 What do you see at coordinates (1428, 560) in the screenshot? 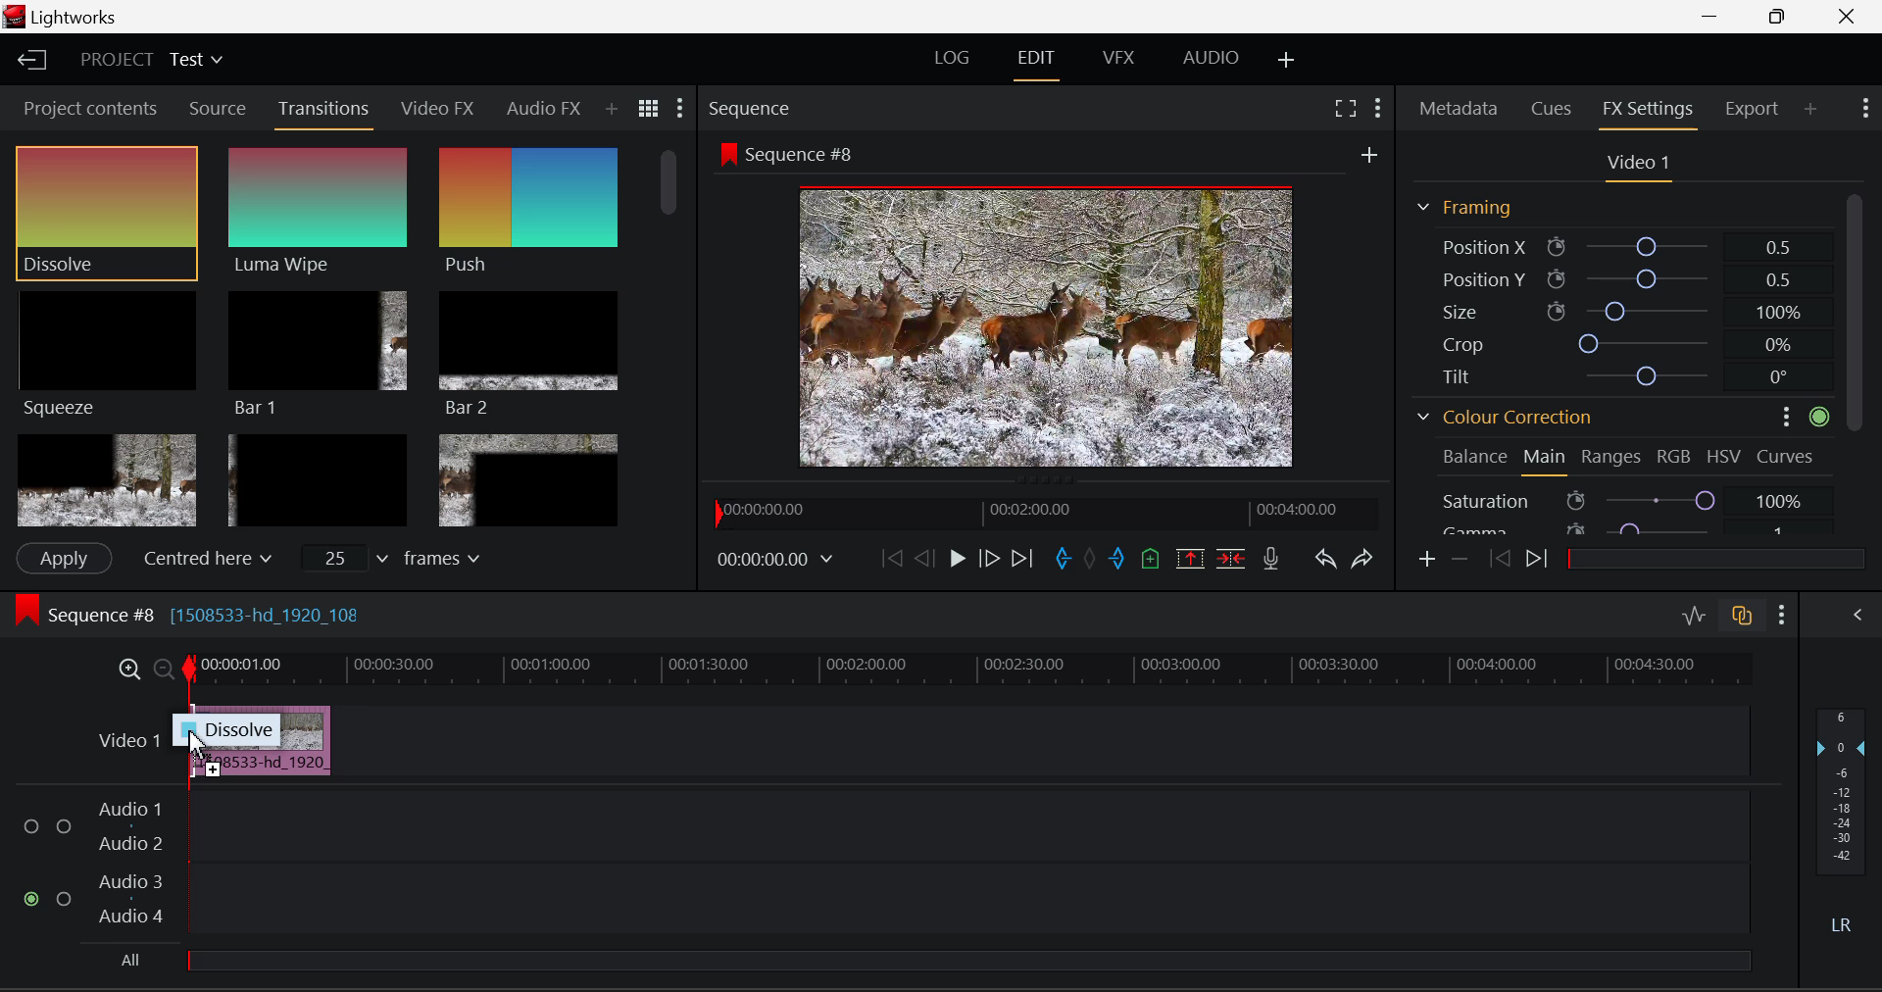
I see `Add keyframe` at bounding box center [1428, 560].